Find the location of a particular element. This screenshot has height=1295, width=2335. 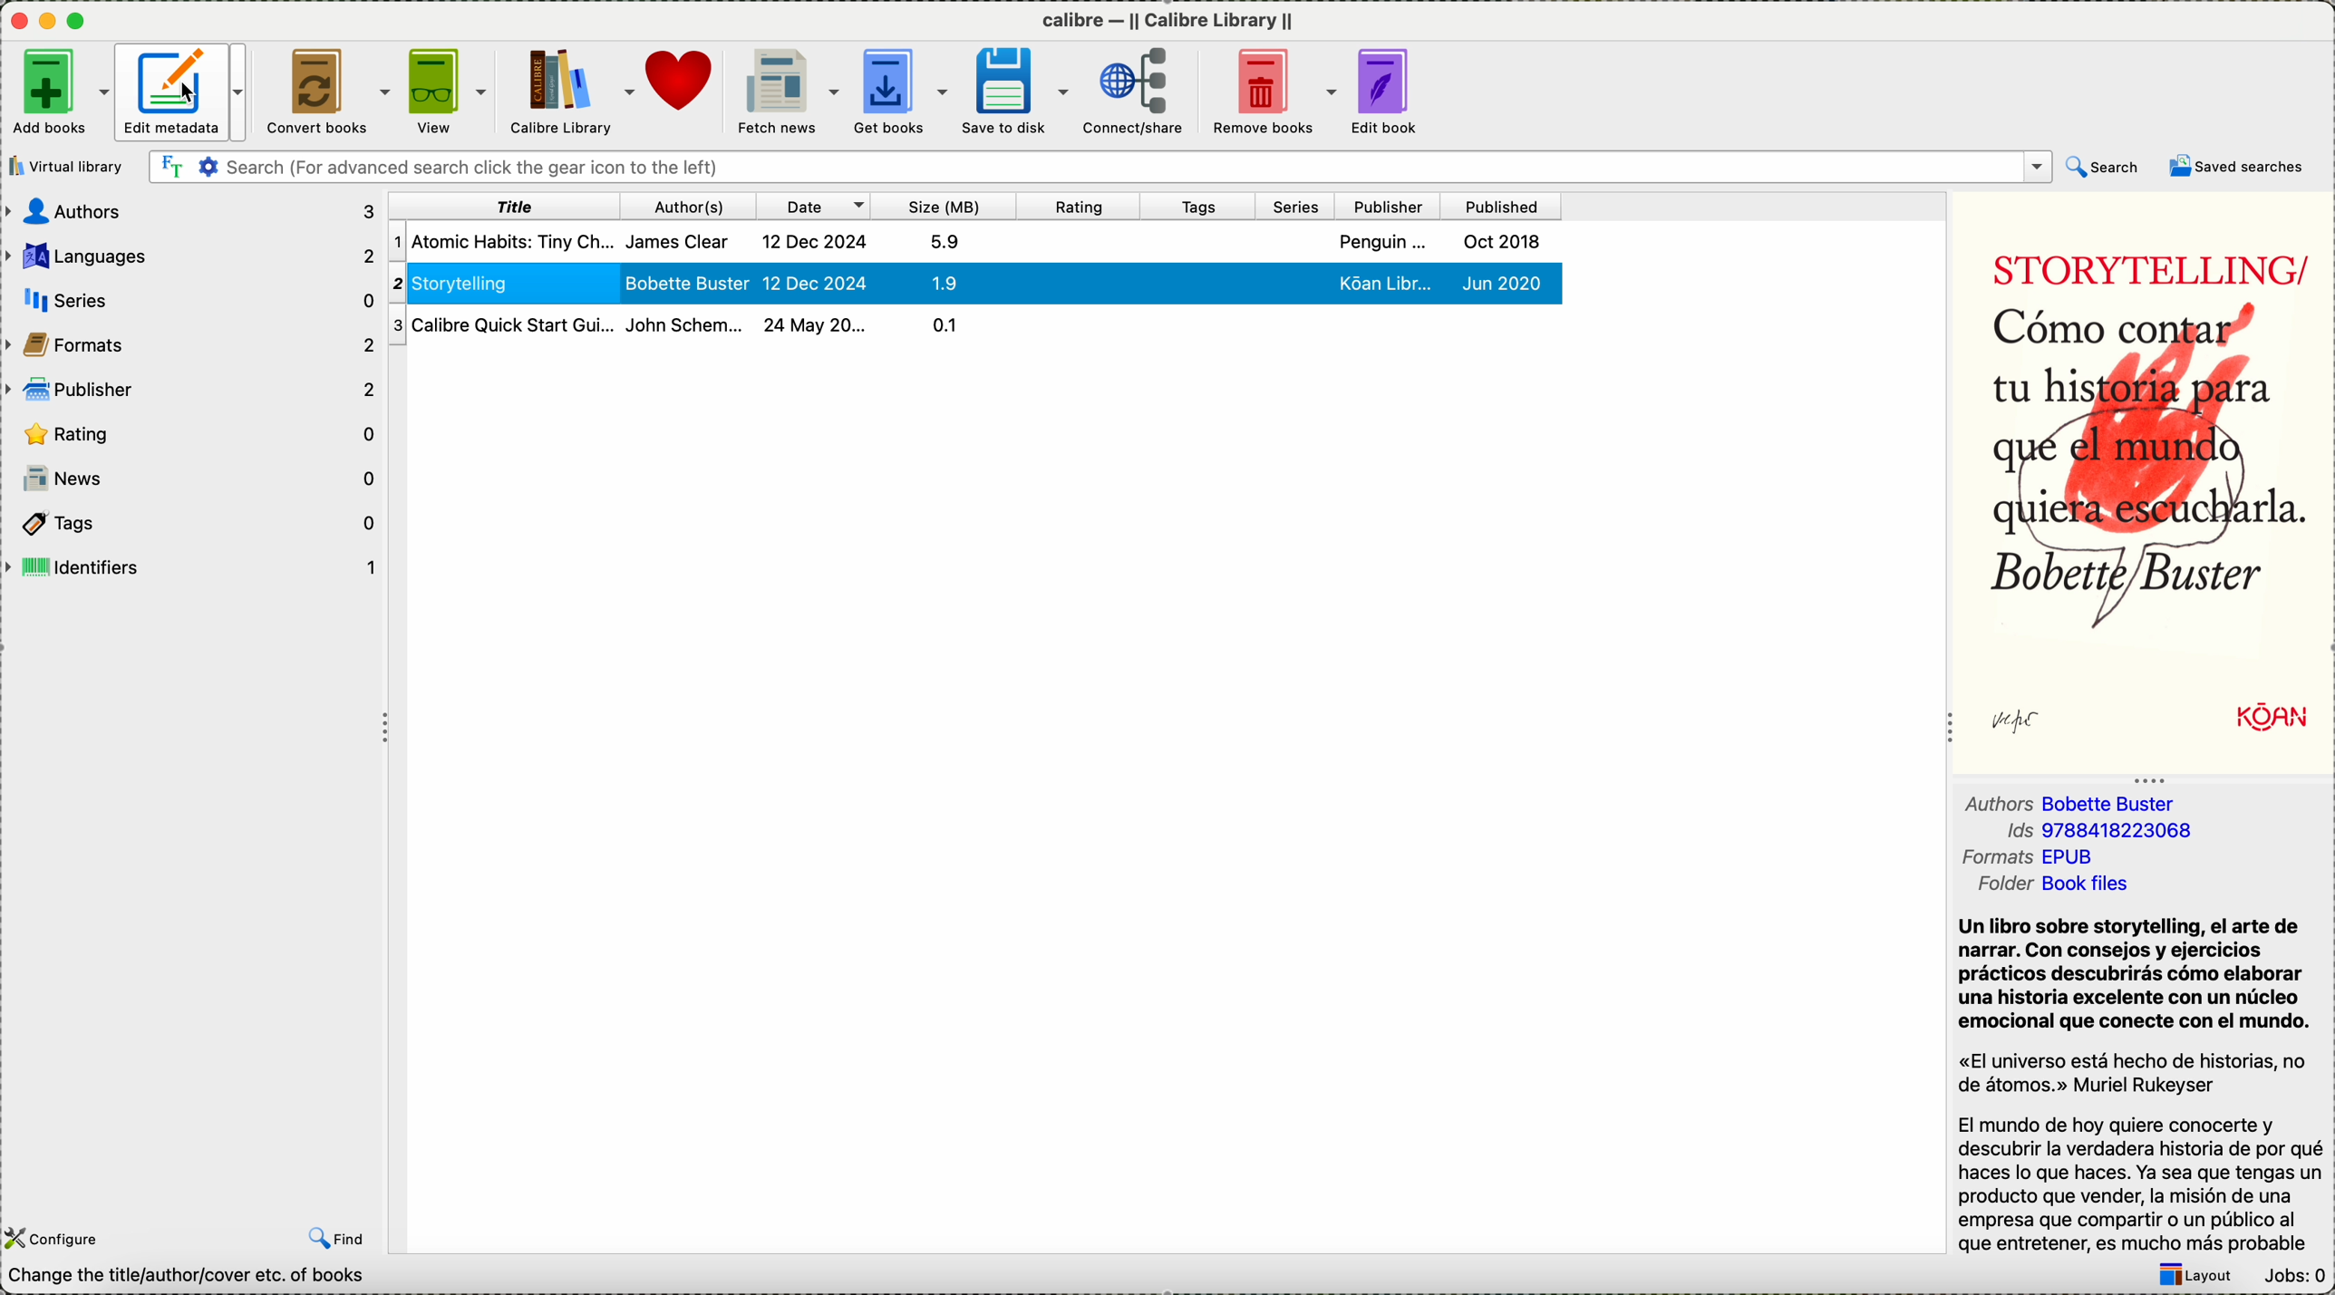

synopsis is located at coordinates (2144, 1064).